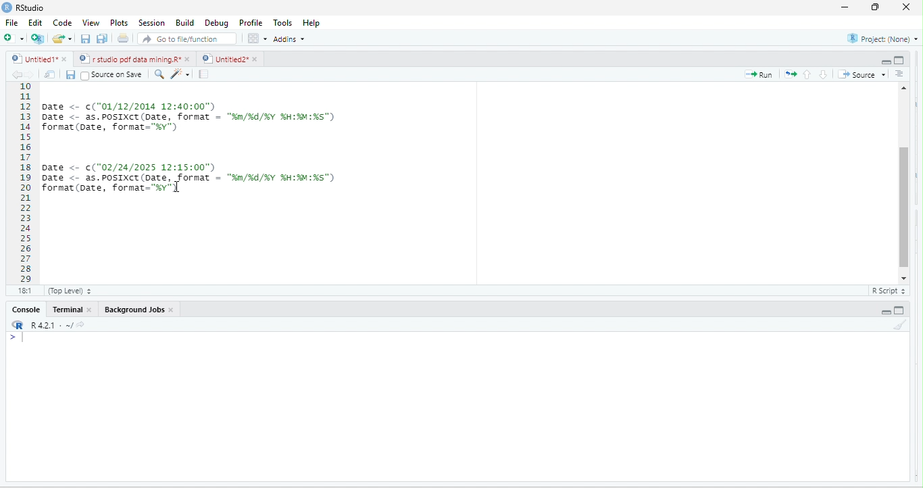 Image resolution: width=923 pixels, height=488 pixels. I want to click on minimize, so click(845, 8).